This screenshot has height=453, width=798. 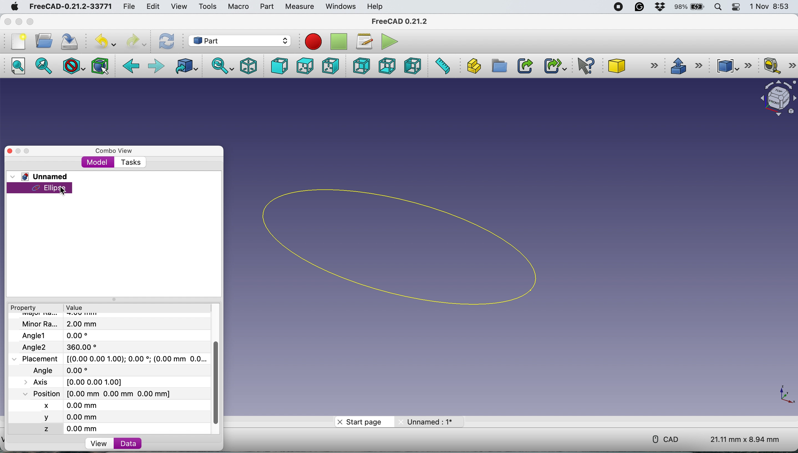 What do you see at coordinates (19, 151) in the screenshot?
I see `minimise` at bounding box center [19, 151].